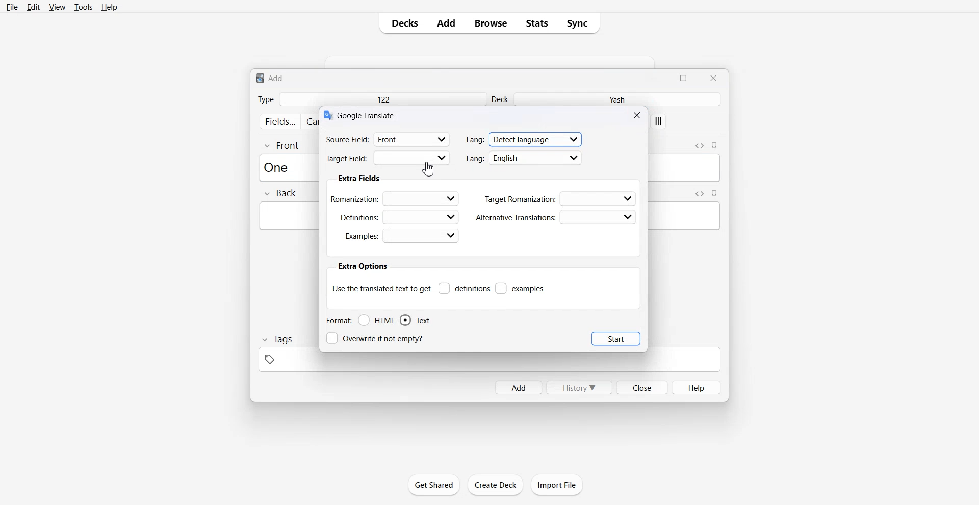 The image size is (979, 505). Describe the element at coordinates (518, 387) in the screenshot. I see `Add` at that location.